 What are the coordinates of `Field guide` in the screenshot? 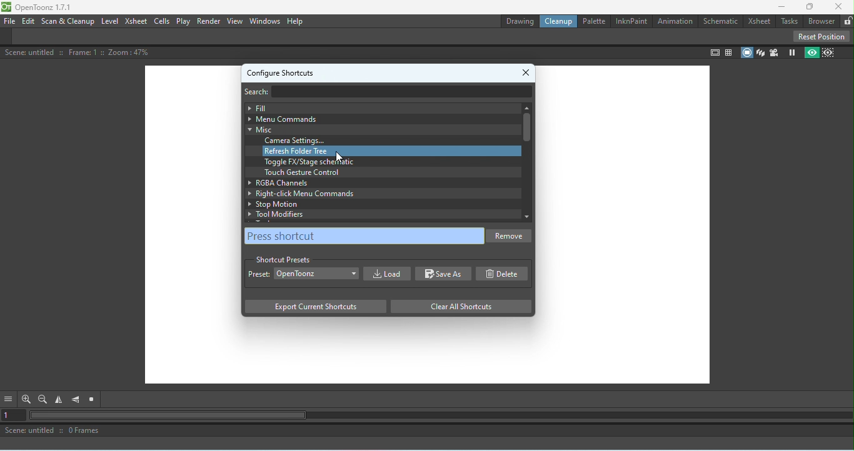 It's located at (729, 52).